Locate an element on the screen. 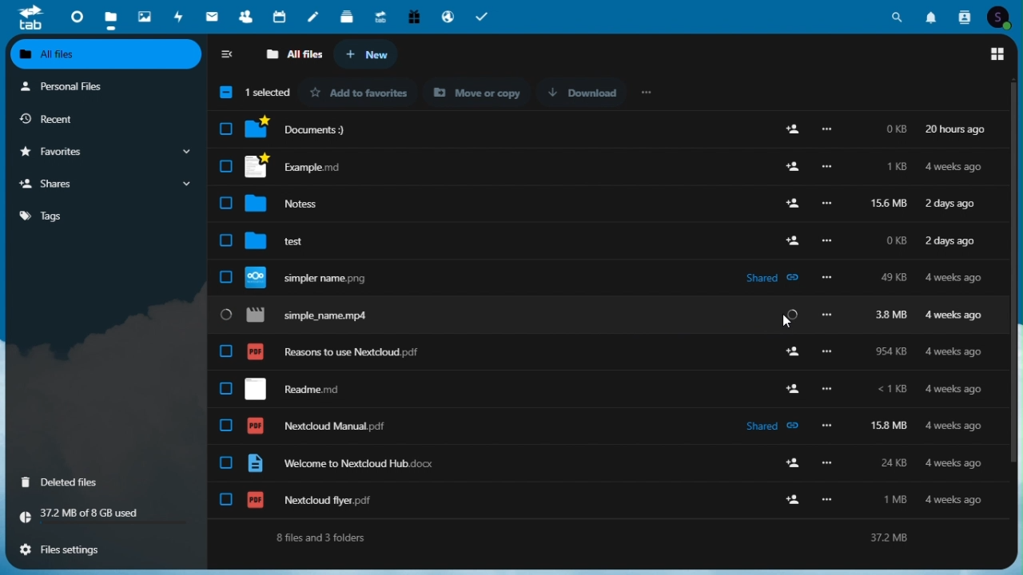 This screenshot has width=1023, height=575. Notebook flyer is located at coordinates (595, 500).